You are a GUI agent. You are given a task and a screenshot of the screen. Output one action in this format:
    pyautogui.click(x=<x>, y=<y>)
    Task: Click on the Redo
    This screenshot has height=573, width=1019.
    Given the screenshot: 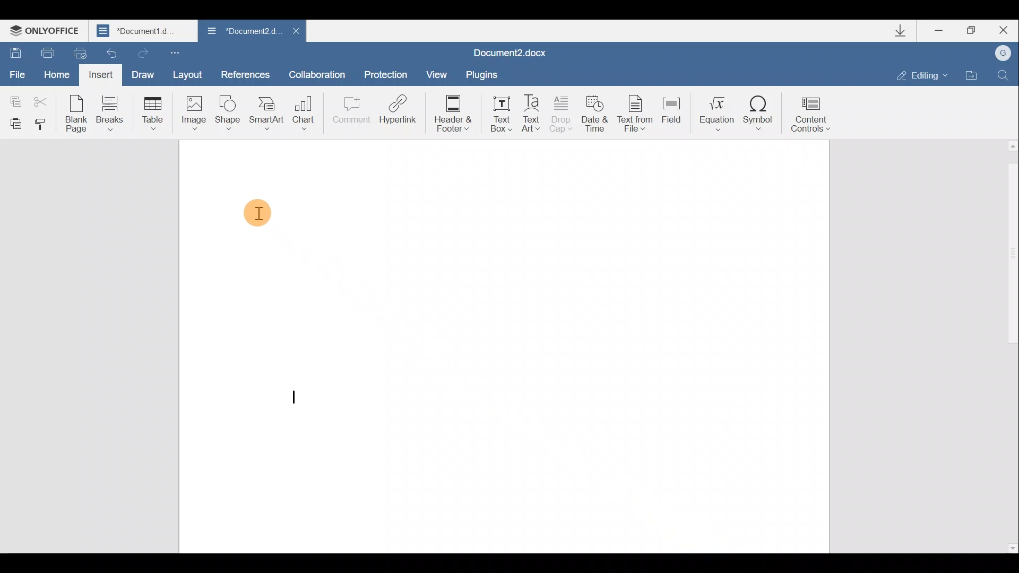 What is the action you would take?
    pyautogui.click(x=143, y=53)
    